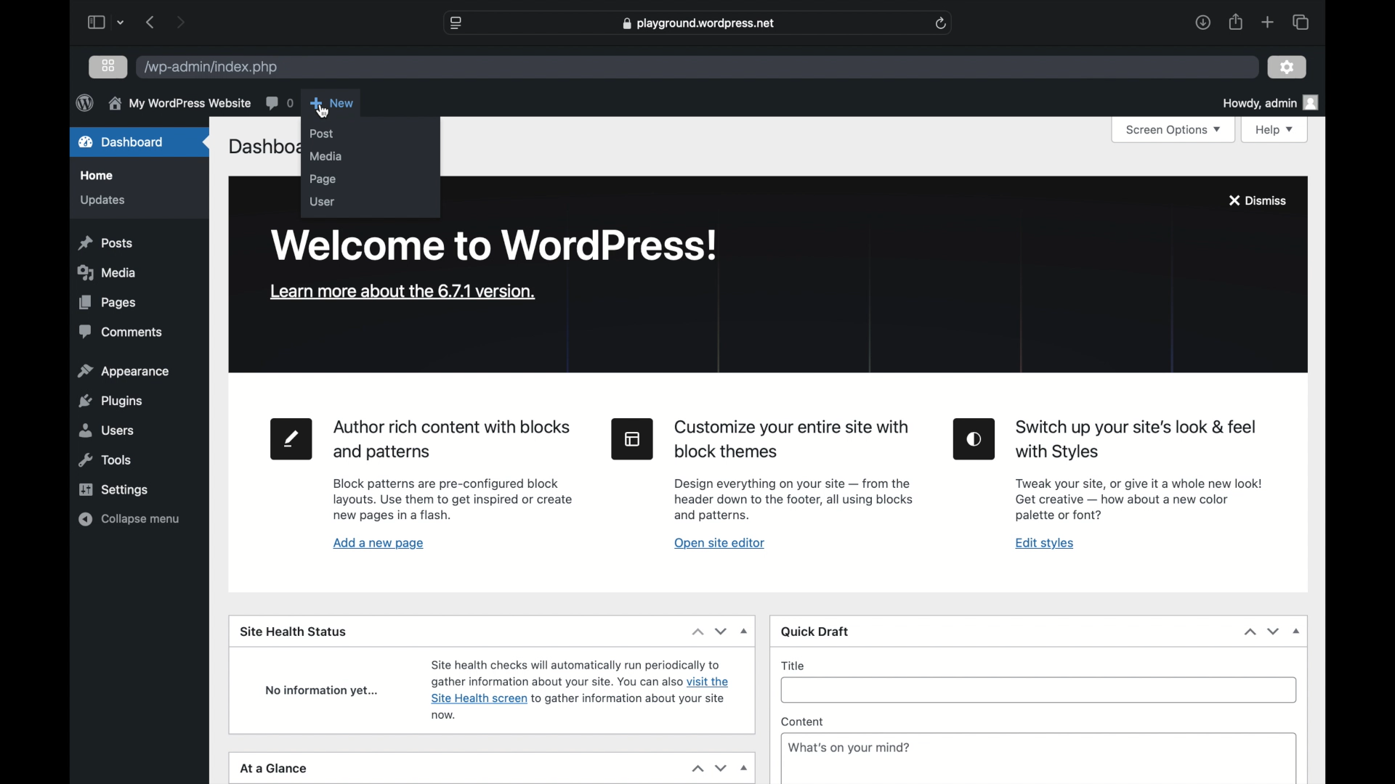 The height and width of the screenshot is (784, 1395). I want to click on add a new page, so click(379, 544).